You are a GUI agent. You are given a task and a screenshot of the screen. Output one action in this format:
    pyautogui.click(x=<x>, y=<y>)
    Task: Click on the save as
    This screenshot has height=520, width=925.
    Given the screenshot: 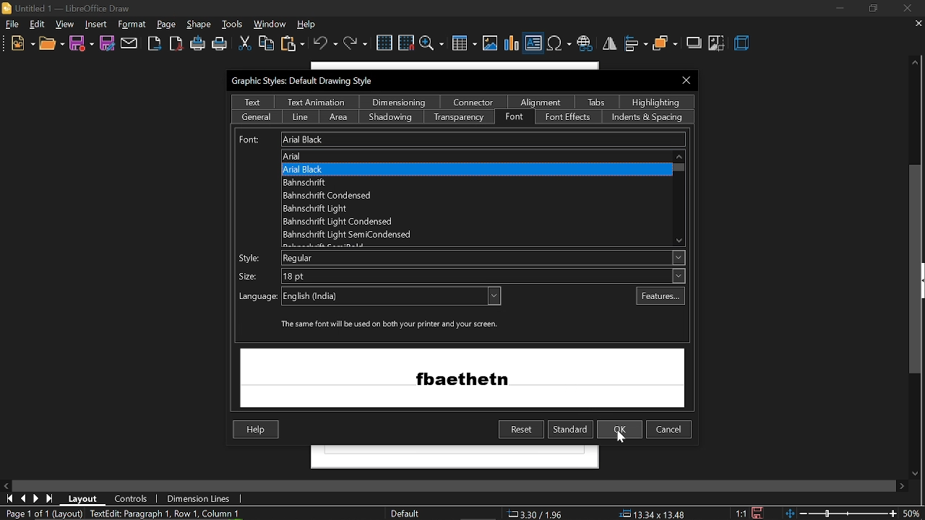 What is the action you would take?
    pyautogui.click(x=106, y=43)
    